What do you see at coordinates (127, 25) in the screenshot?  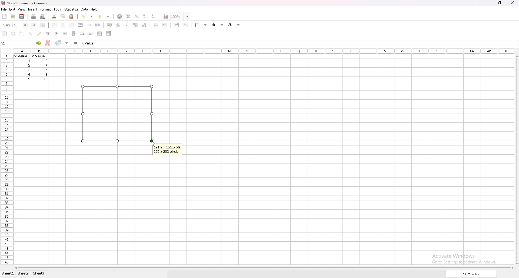 I see `thousands separator` at bounding box center [127, 25].